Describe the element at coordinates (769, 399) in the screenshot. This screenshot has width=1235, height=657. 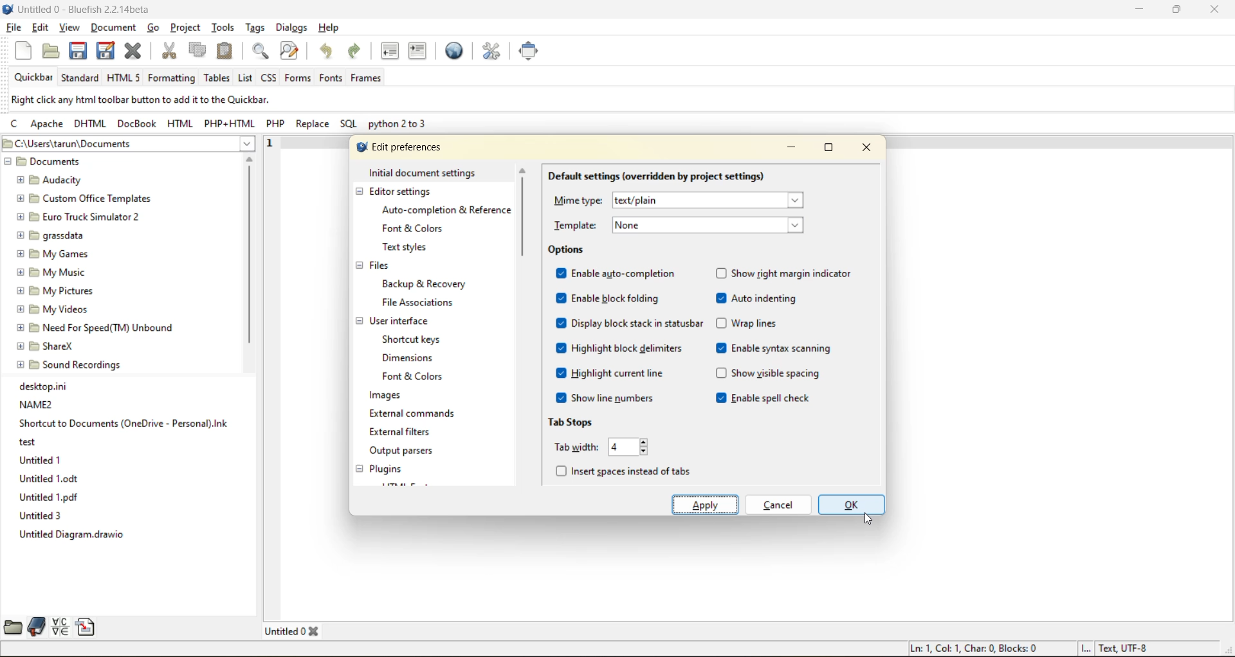
I see `enable spell check` at that location.